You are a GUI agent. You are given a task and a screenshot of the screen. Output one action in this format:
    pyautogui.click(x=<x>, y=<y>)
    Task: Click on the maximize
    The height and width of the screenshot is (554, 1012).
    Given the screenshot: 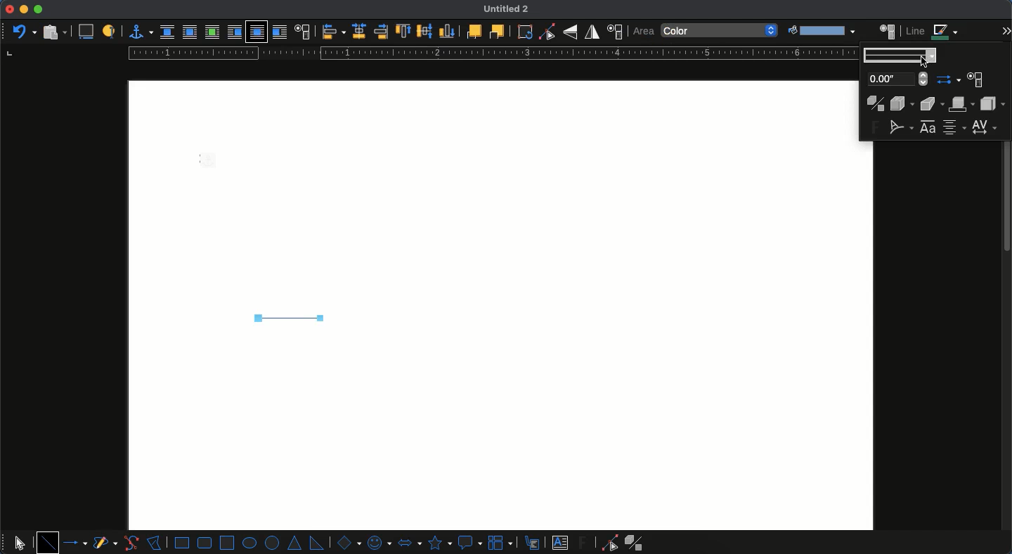 What is the action you would take?
    pyautogui.click(x=38, y=10)
    